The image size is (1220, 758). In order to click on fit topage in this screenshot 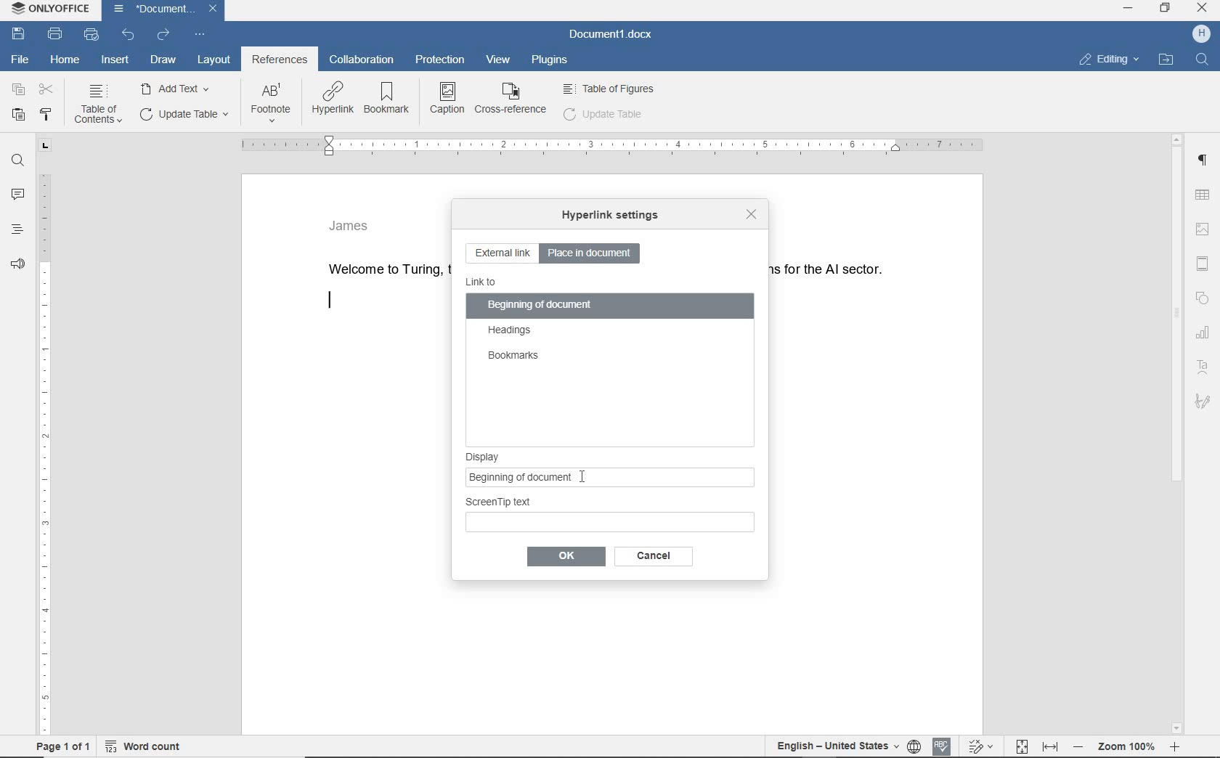, I will do `click(1021, 746)`.